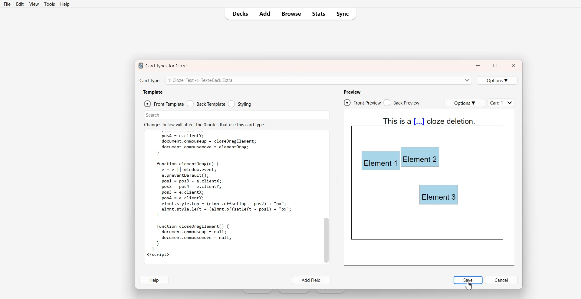 The image size is (581, 299). Describe the element at coordinates (420, 157) in the screenshot. I see `Element 2` at that location.